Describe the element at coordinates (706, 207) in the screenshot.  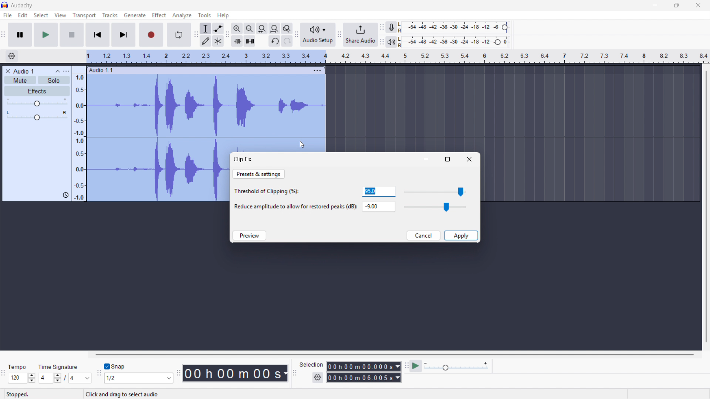
I see `Vertical scrollbar` at that location.